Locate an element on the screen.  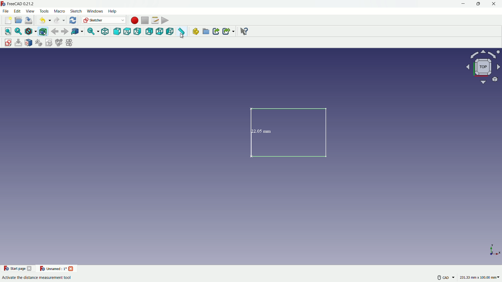
measure is located at coordinates (182, 30).